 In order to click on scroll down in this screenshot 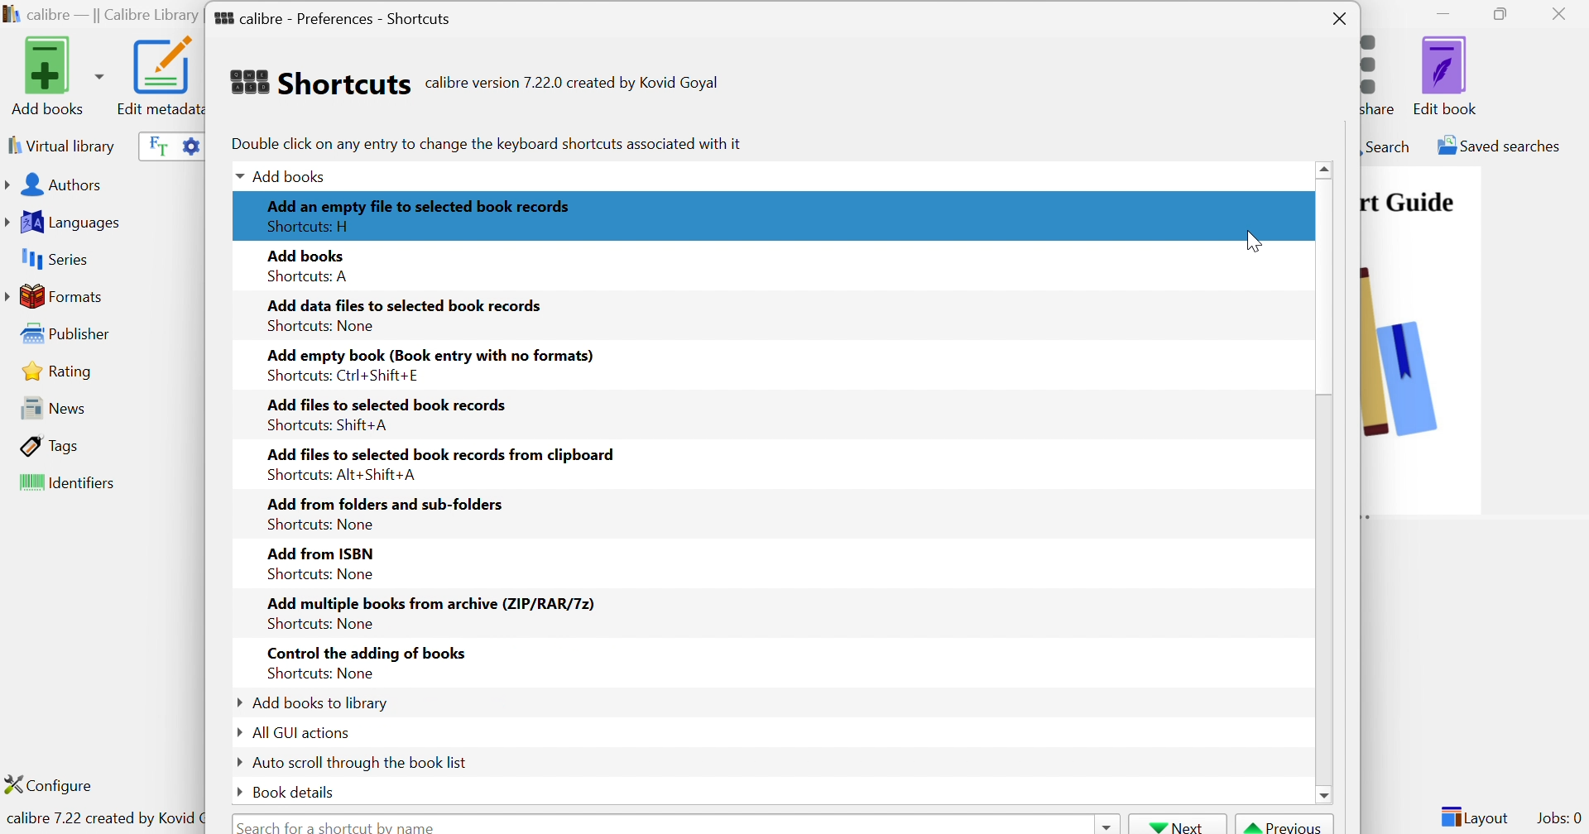, I will do `click(1329, 798)`.